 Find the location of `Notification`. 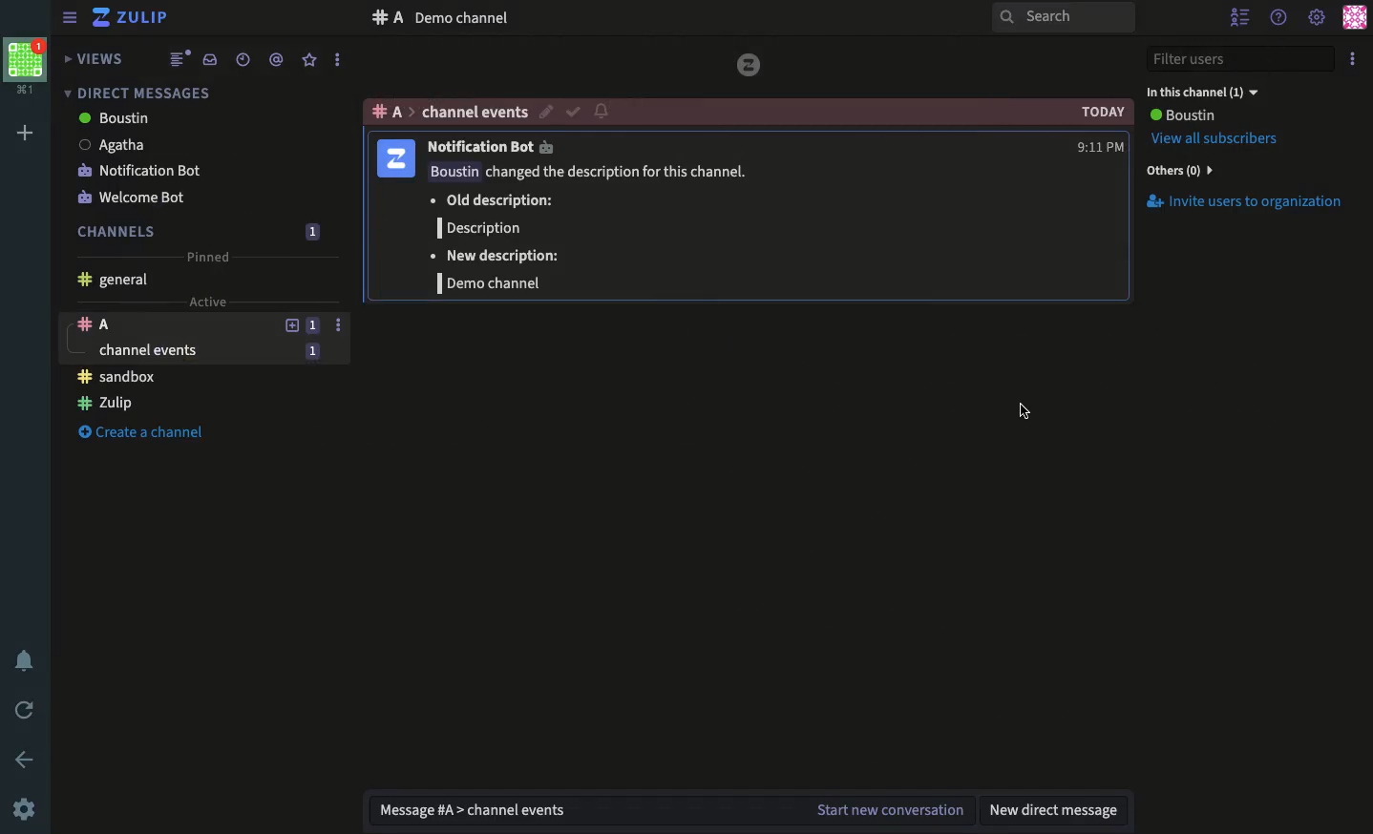

Notification is located at coordinates (25, 662).